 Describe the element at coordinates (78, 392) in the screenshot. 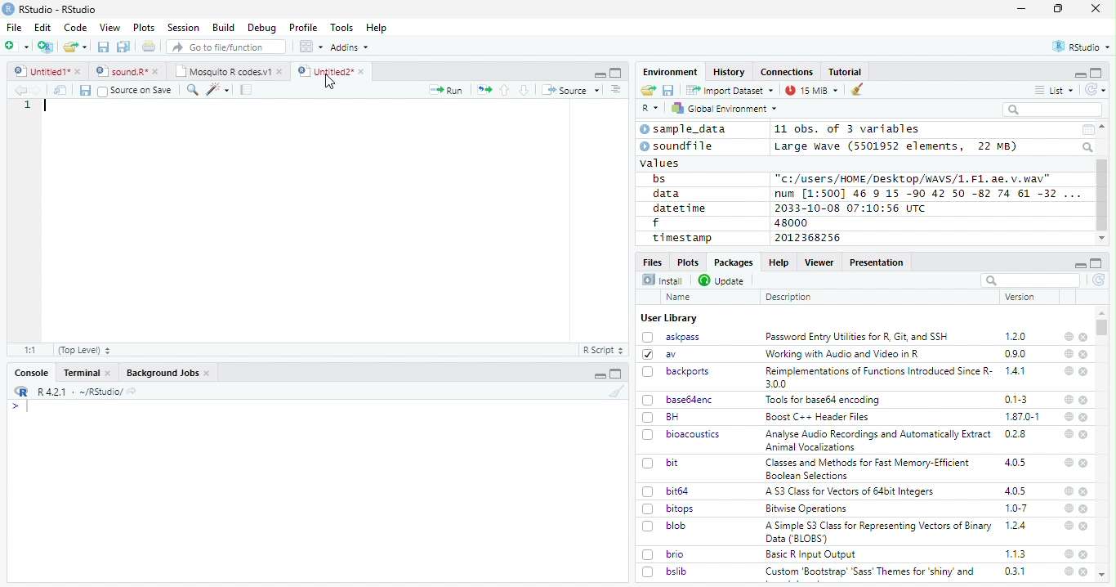

I see `R 4.2.1 - ~/RStudio/` at that location.